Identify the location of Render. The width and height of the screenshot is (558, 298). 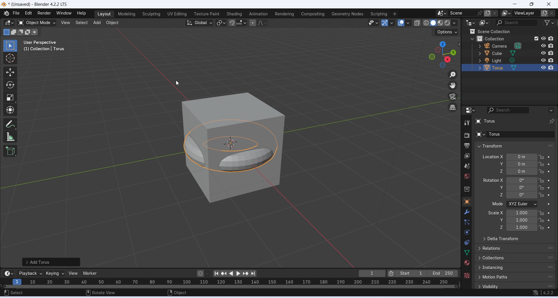
(44, 13).